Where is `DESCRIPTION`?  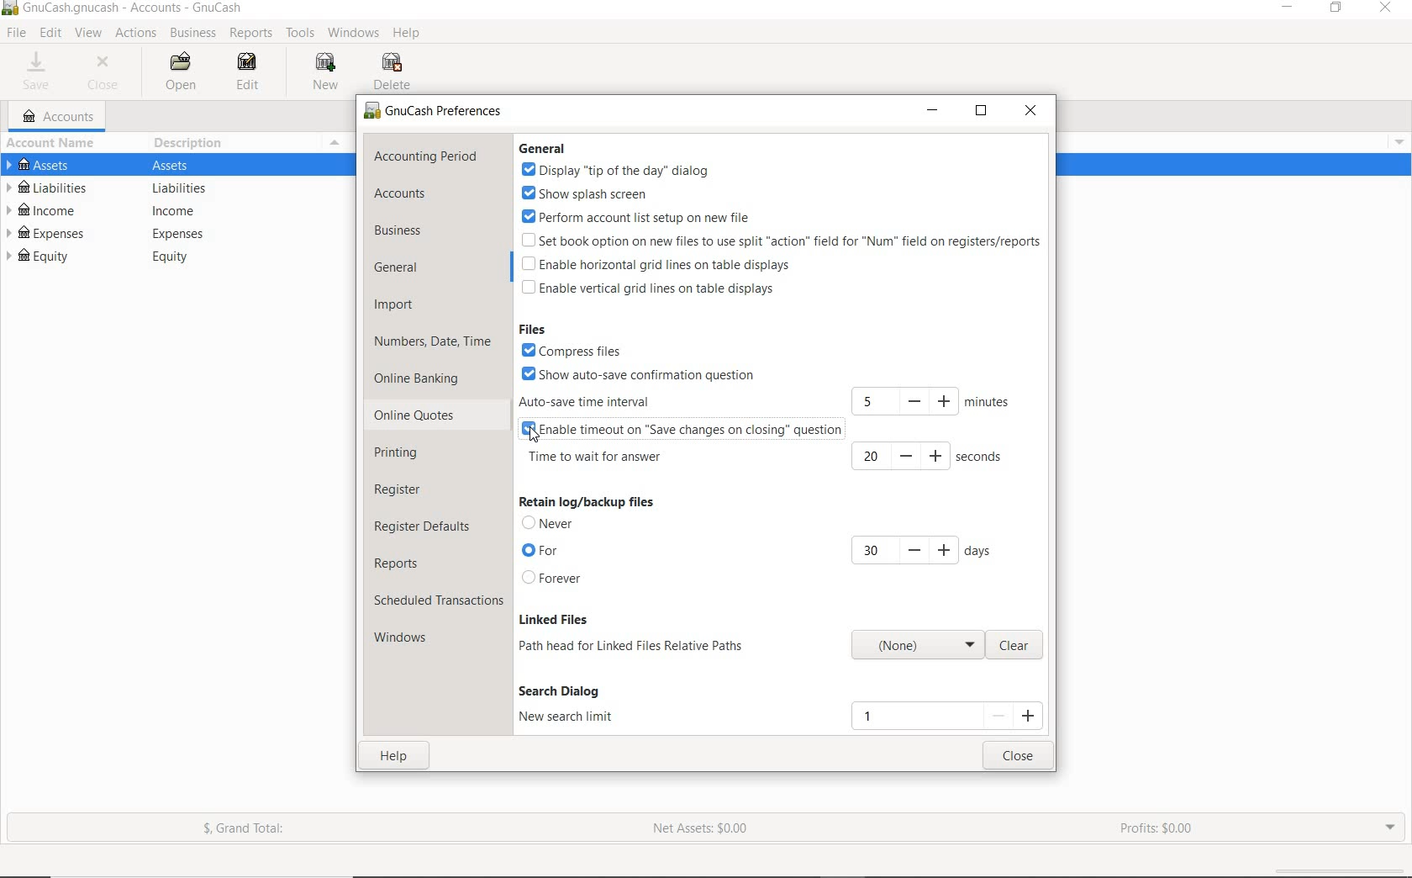 DESCRIPTION is located at coordinates (187, 145).